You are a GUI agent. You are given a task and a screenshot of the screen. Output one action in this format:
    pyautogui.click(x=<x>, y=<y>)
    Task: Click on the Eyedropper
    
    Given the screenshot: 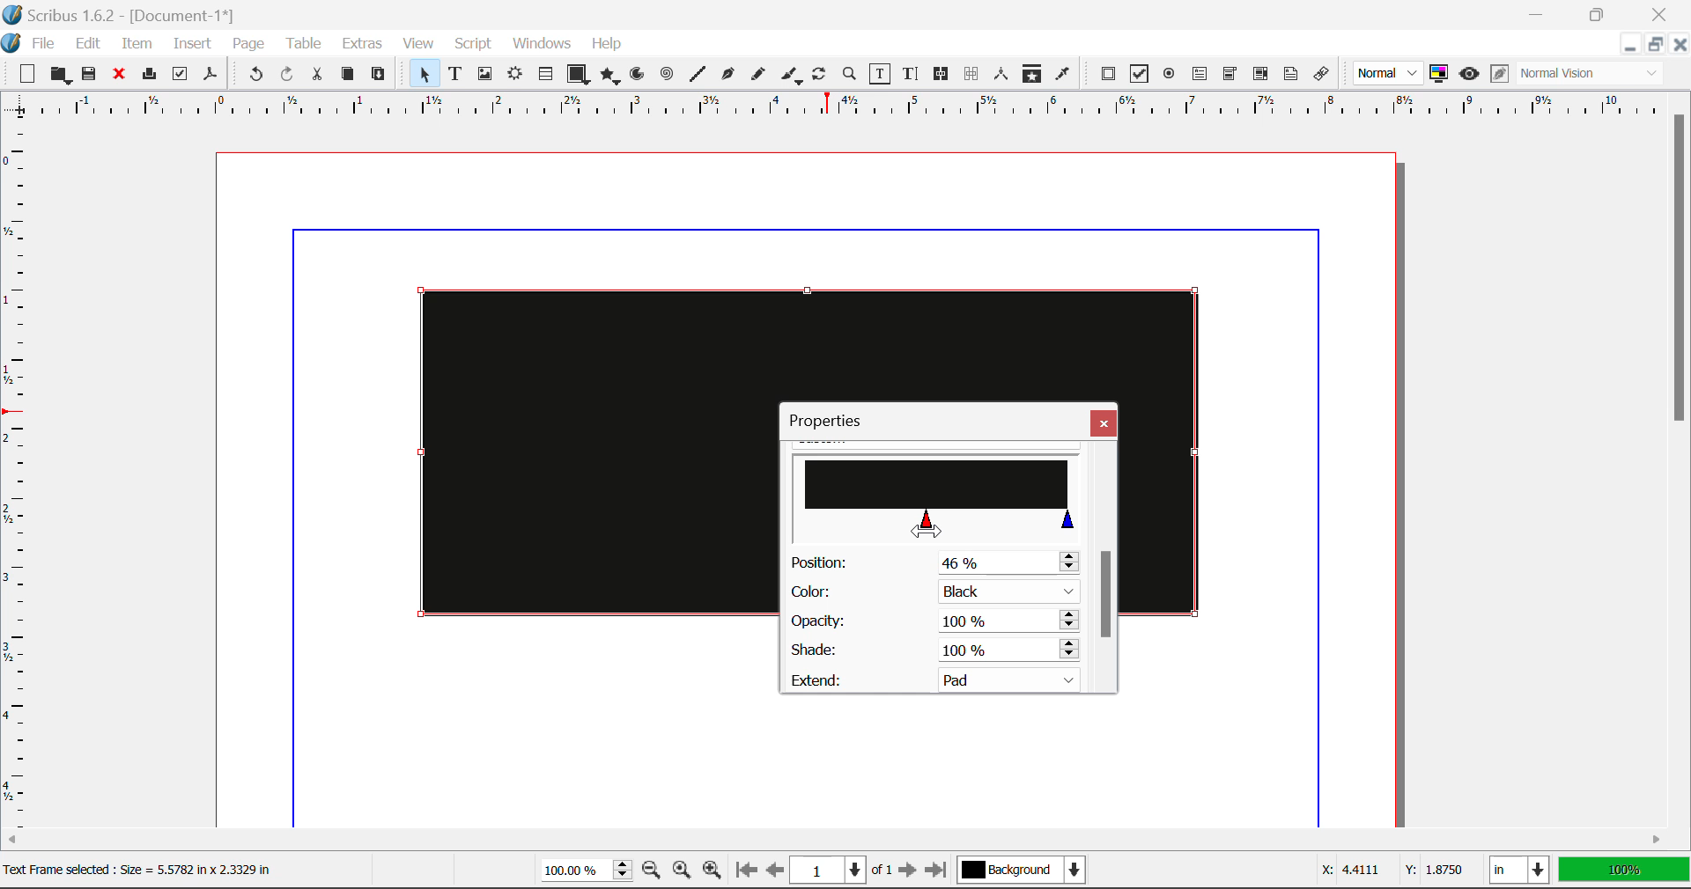 What is the action you would take?
    pyautogui.click(x=1062, y=77)
    